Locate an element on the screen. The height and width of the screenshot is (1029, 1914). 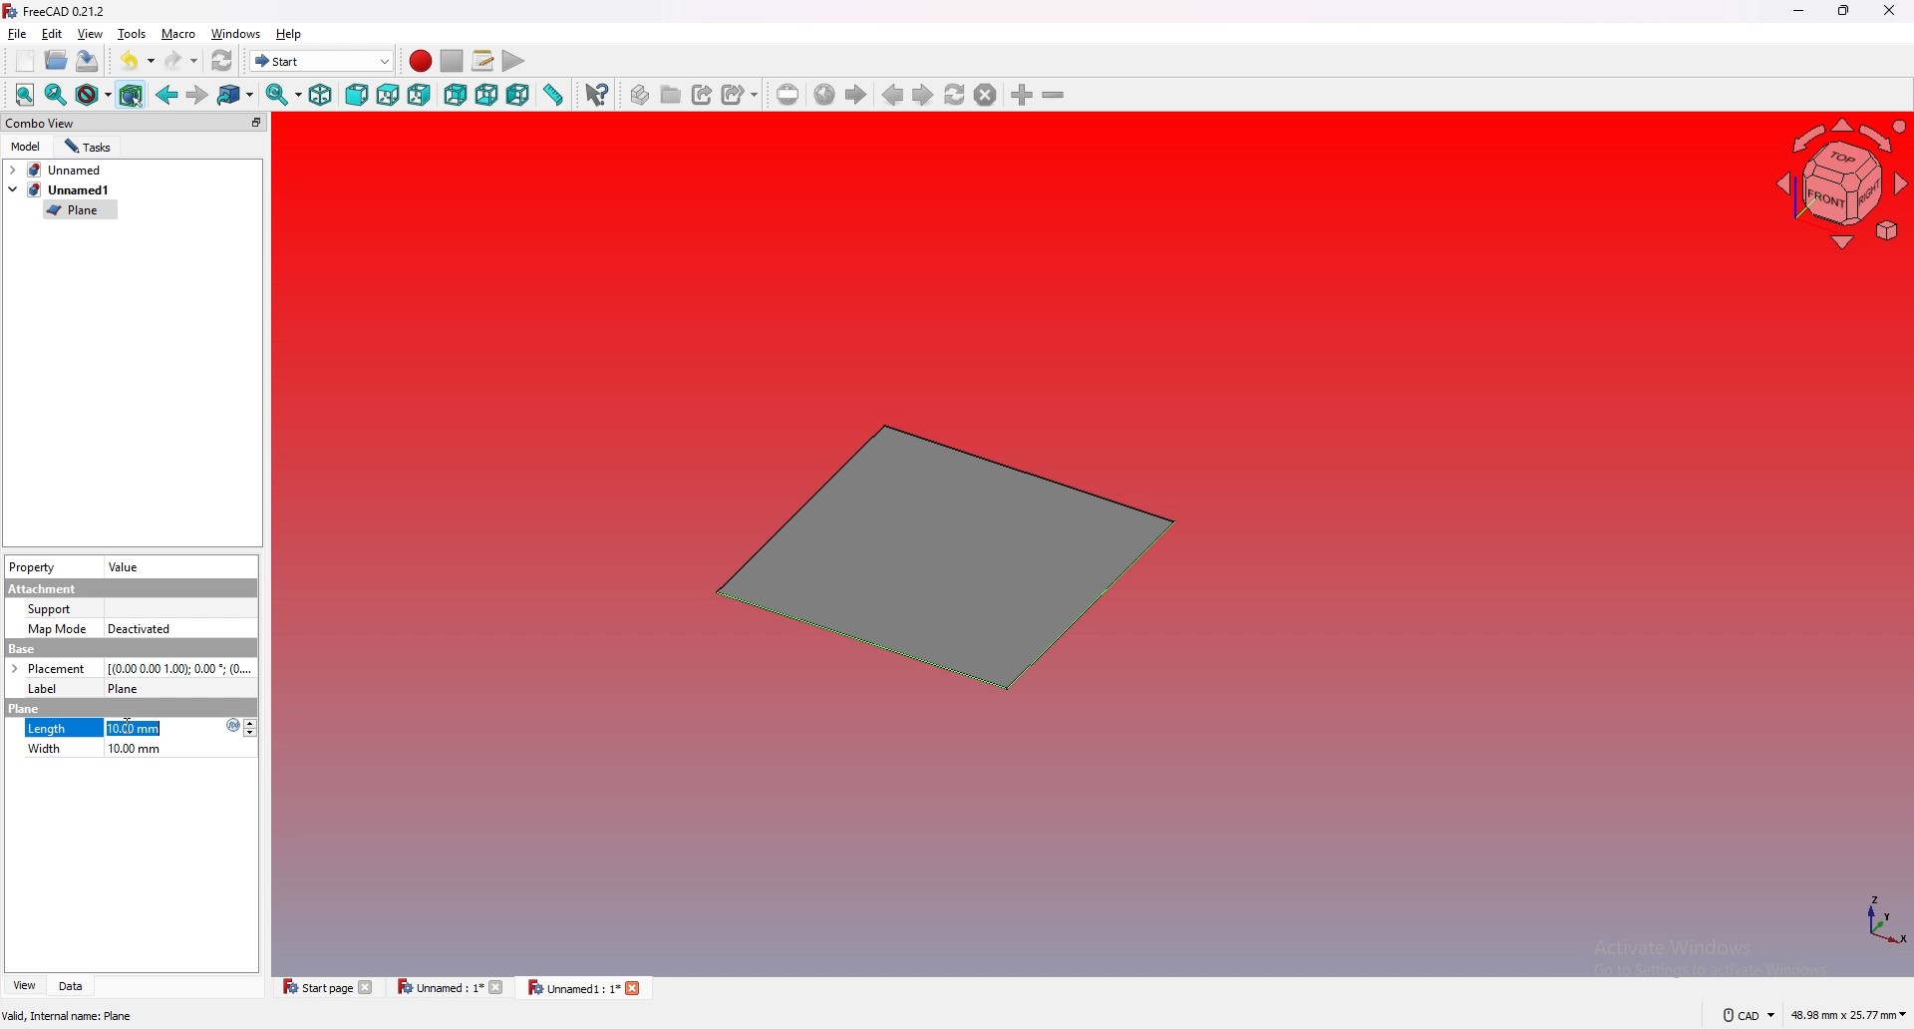
edit is located at coordinates (52, 33).